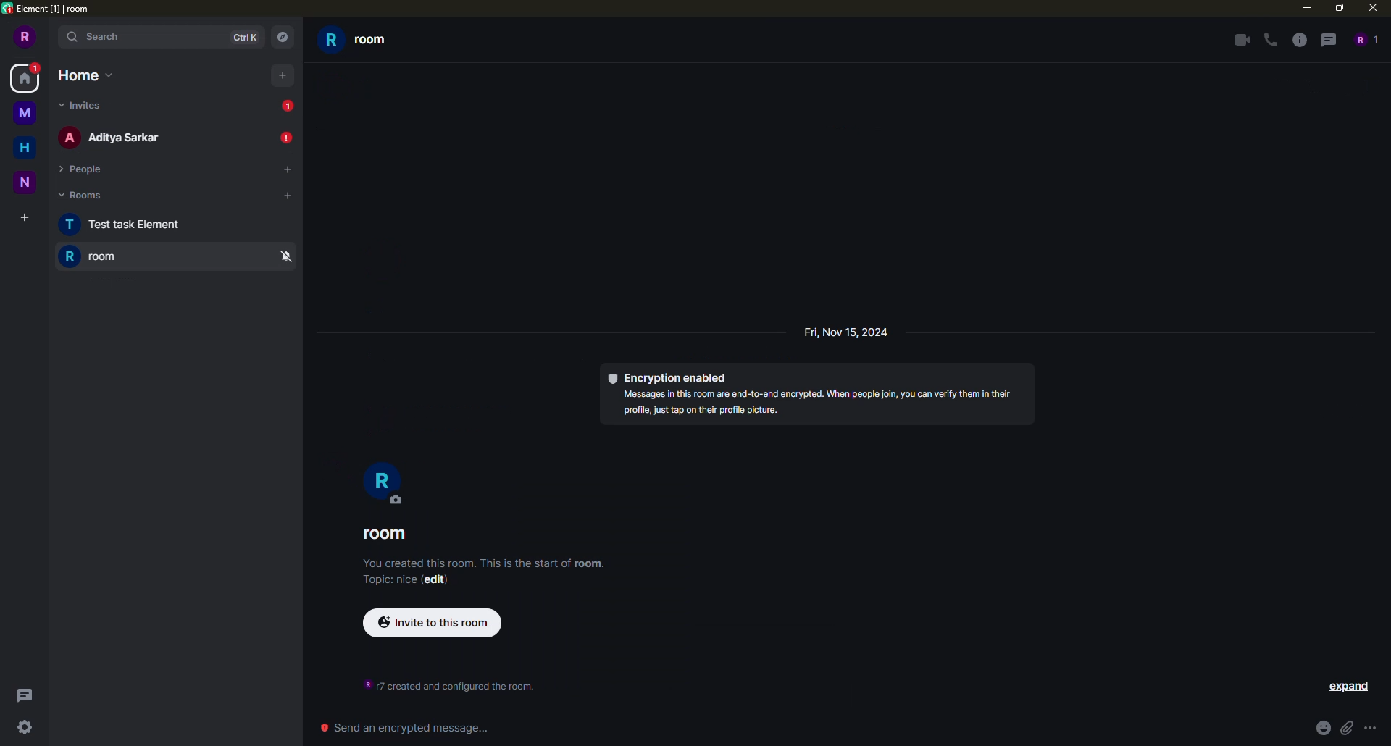 The image size is (1391, 746). Describe the element at coordinates (30, 694) in the screenshot. I see `threads` at that location.